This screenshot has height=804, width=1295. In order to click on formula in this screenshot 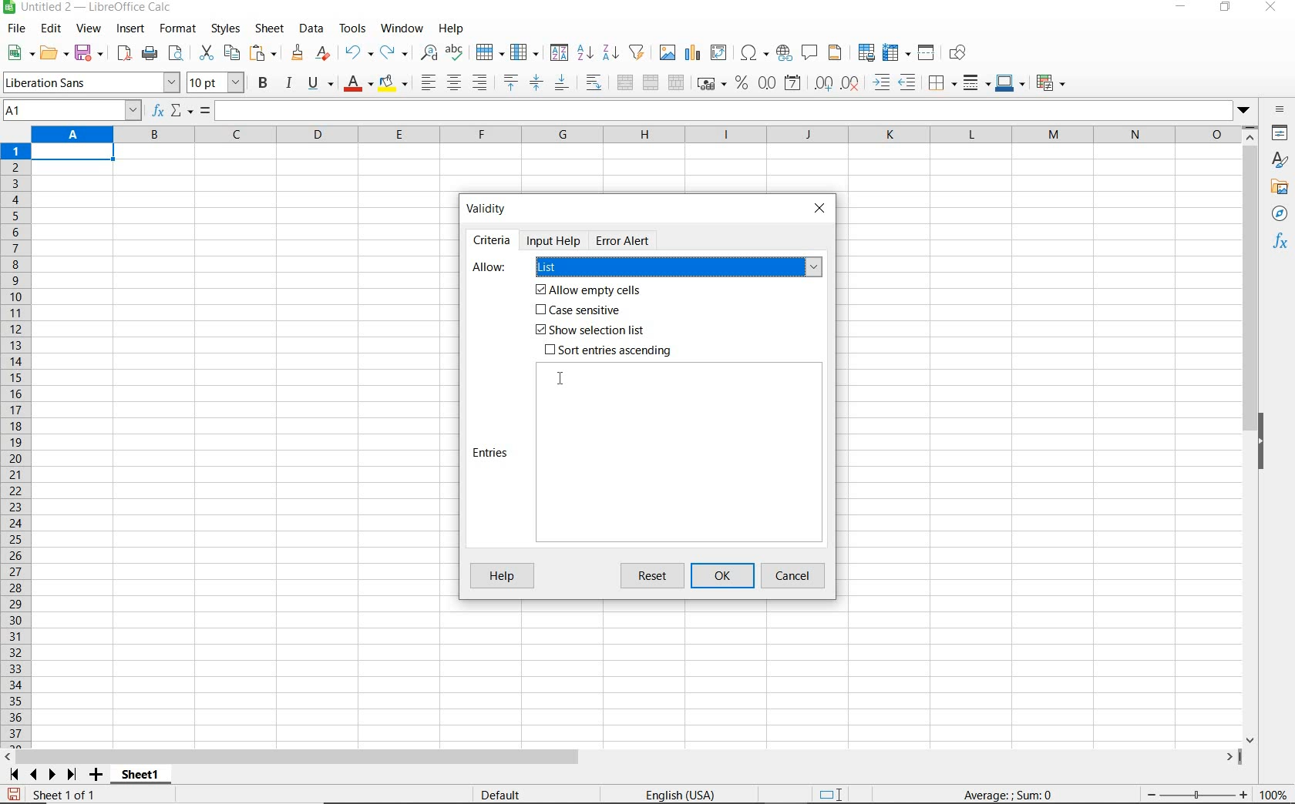, I will do `click(205, 112)`.